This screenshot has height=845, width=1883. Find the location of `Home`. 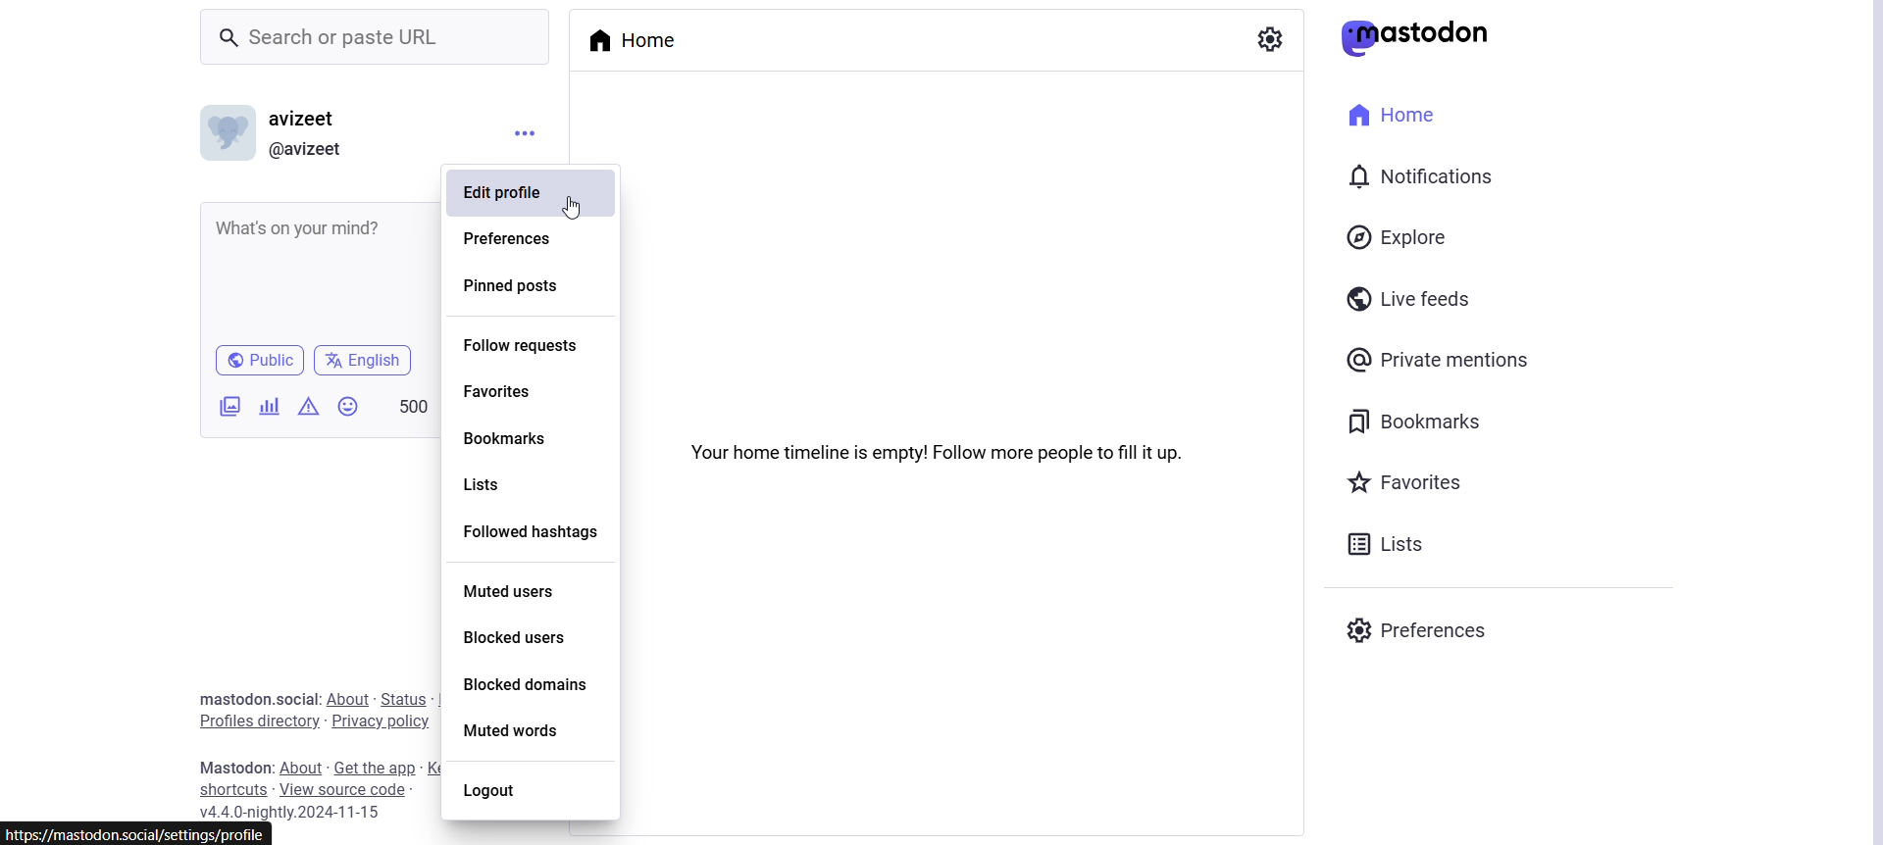

Home is located at coordinates (1395, 115).